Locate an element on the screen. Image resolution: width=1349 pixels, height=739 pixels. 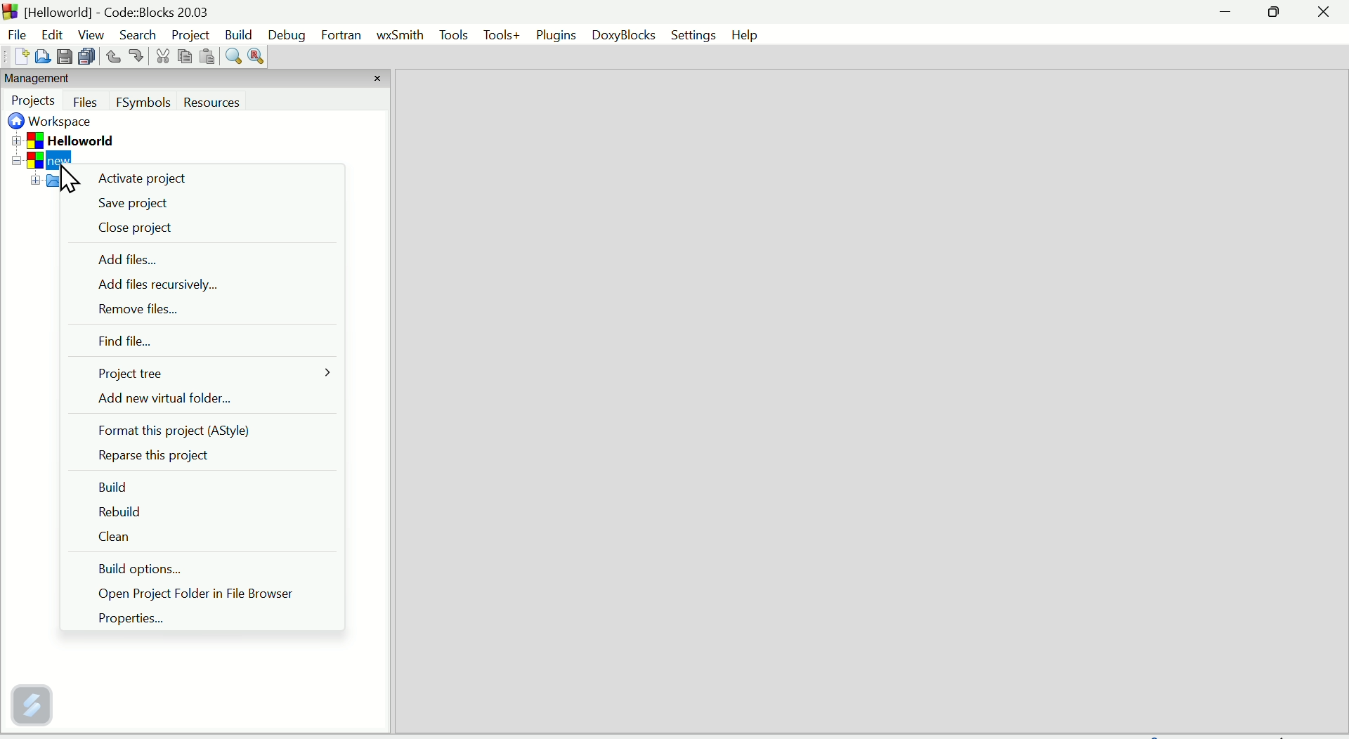
fortran is located at coordinates (344, 37).